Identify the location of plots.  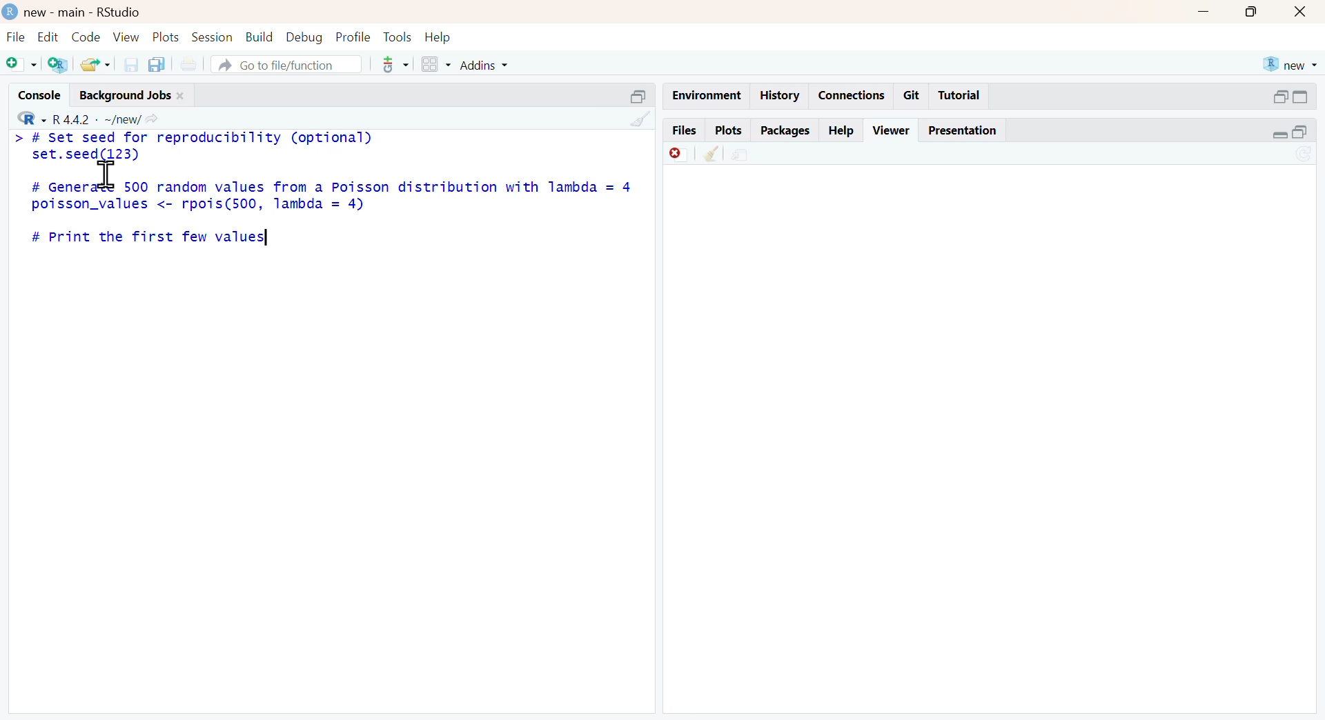
(166, 37).